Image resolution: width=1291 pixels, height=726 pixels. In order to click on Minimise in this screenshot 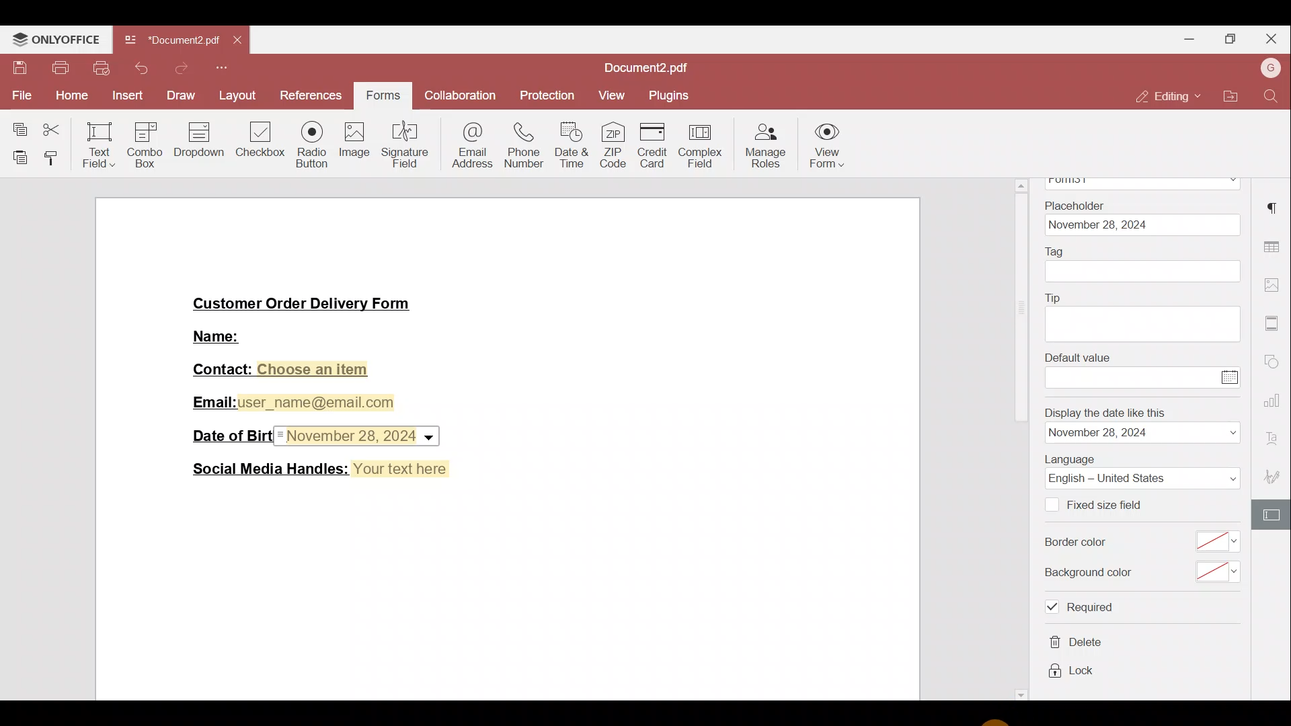, I will do `click(1189, 41)`.